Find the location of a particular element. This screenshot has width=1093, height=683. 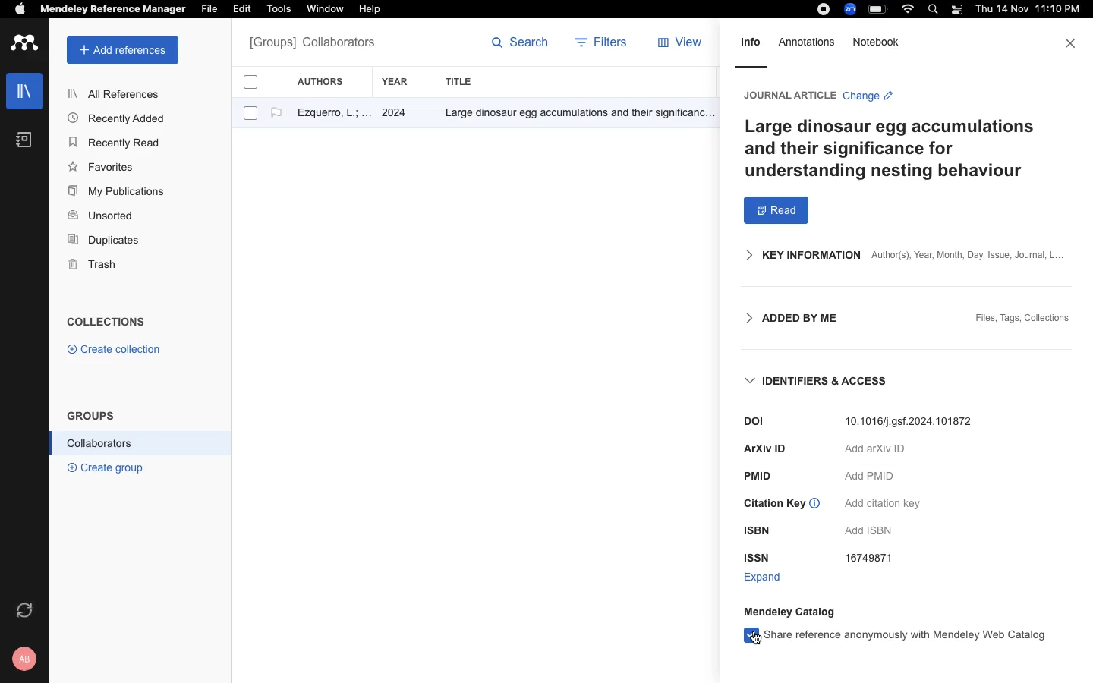

KEY INFORMATION
| is located at coordinates (795, 255).